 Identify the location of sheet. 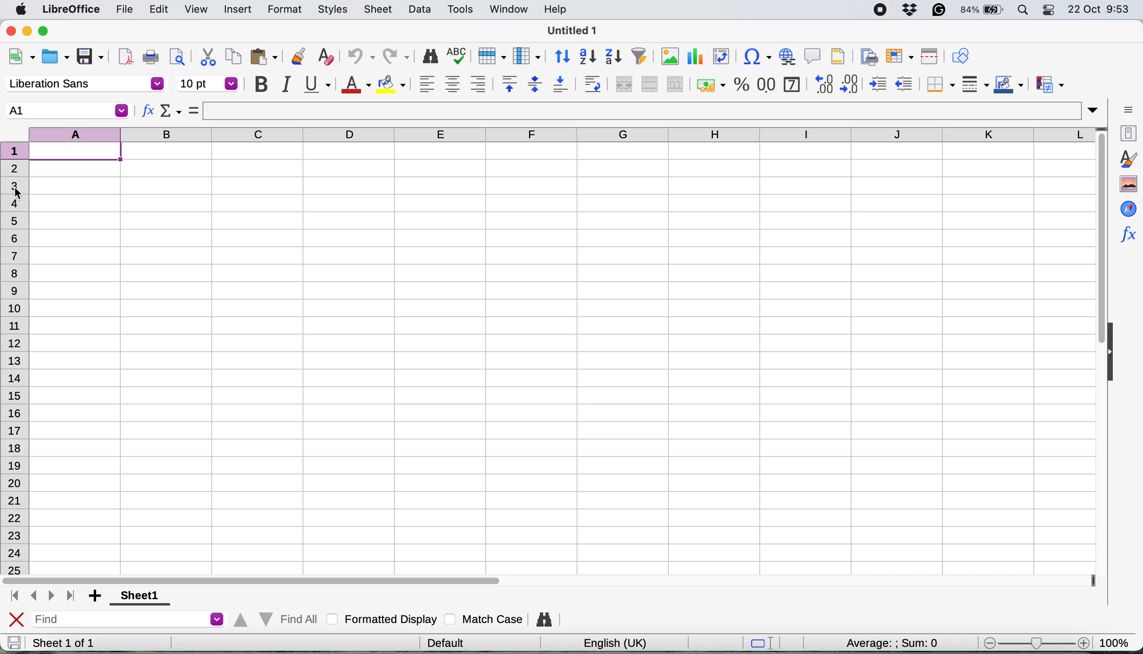
(379, 9).